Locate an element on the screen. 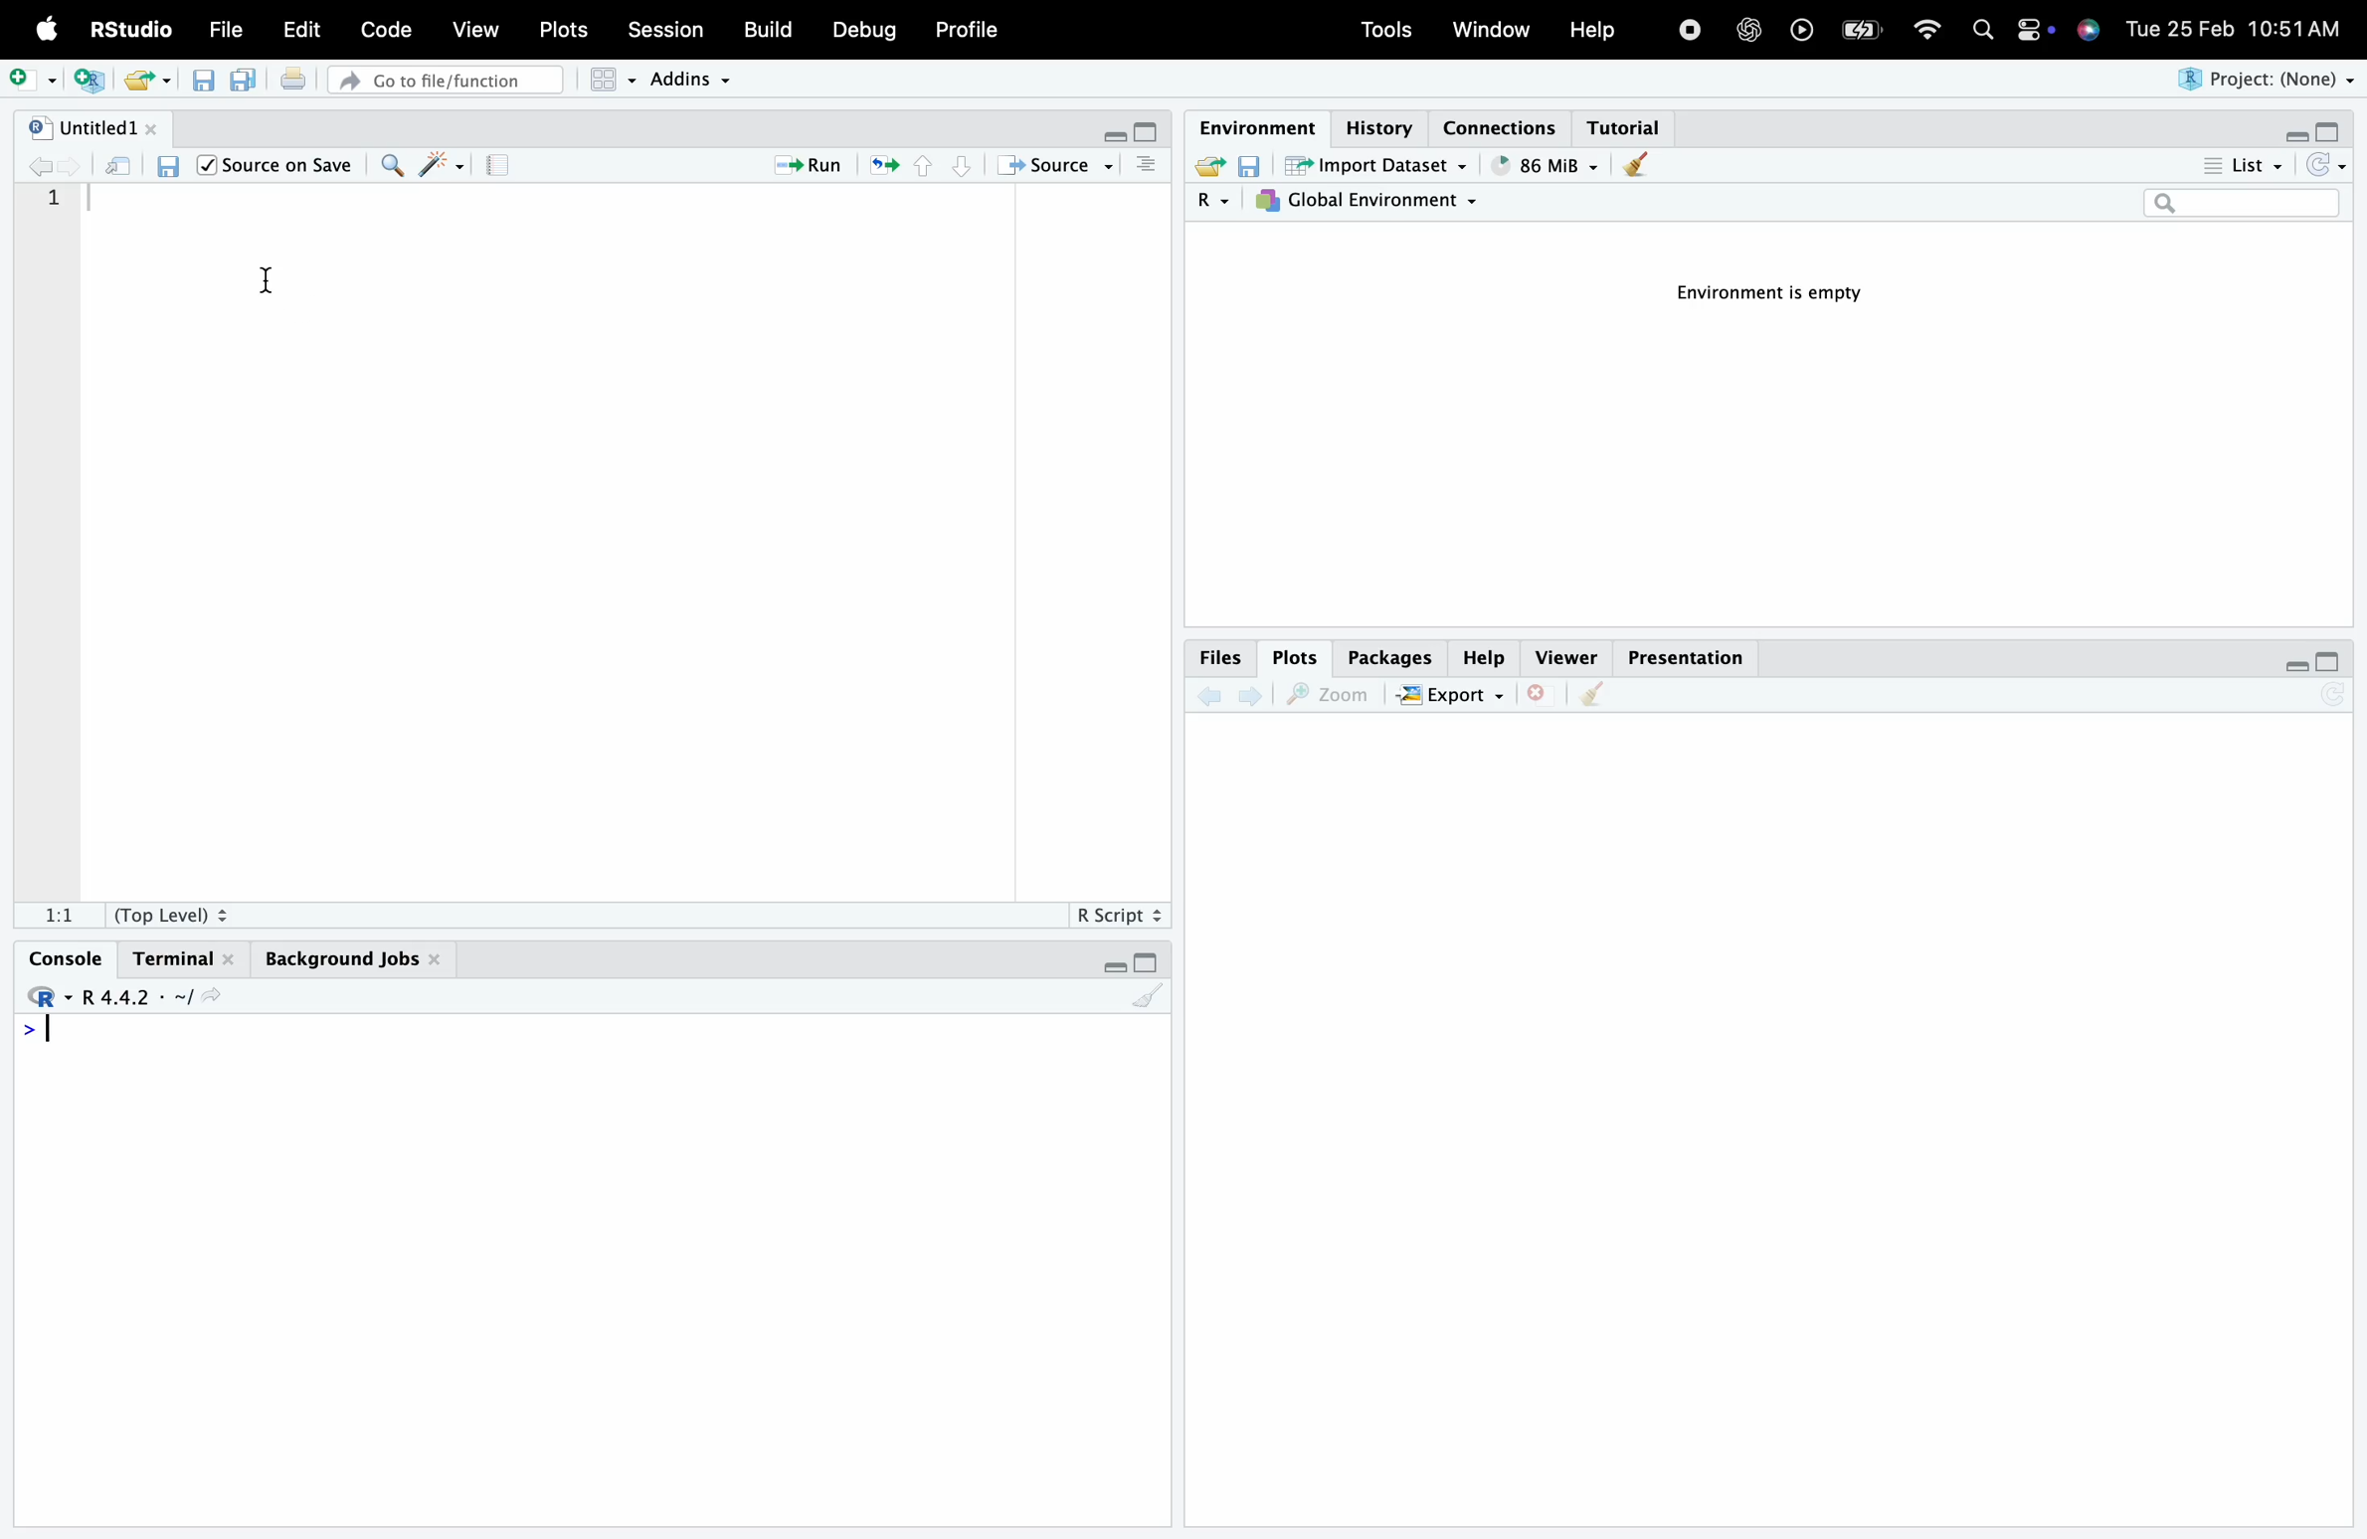 The height and width of the screenshot is (1539, 2367). Environment is located at coordinates (1252, 124).